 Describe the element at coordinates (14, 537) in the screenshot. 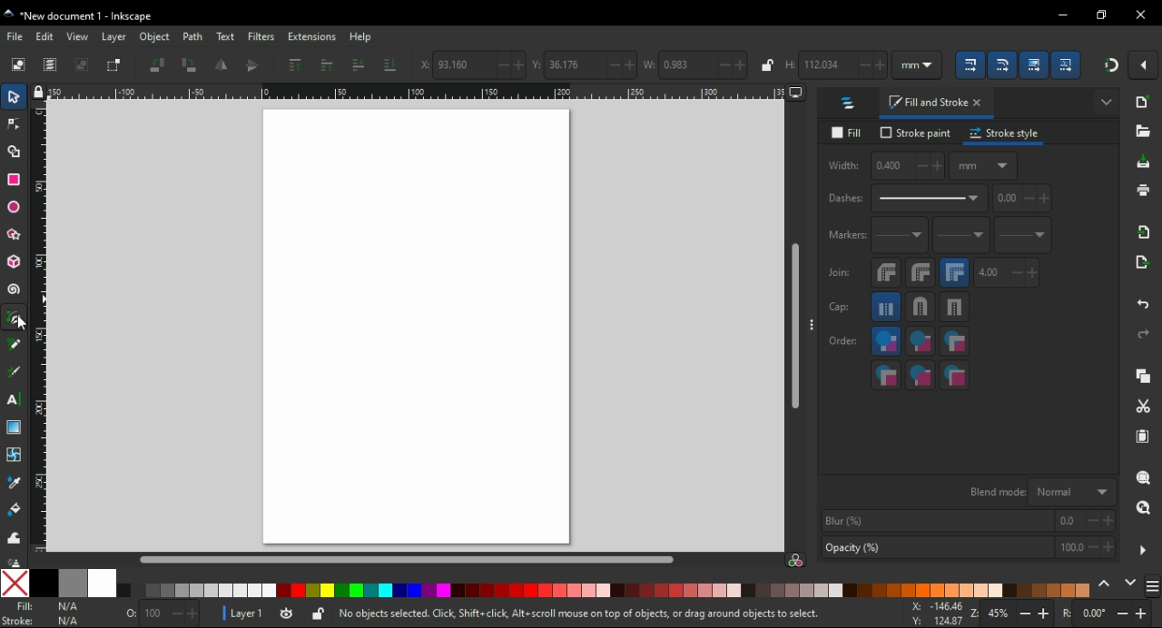

I see `tweak tool` at that location.